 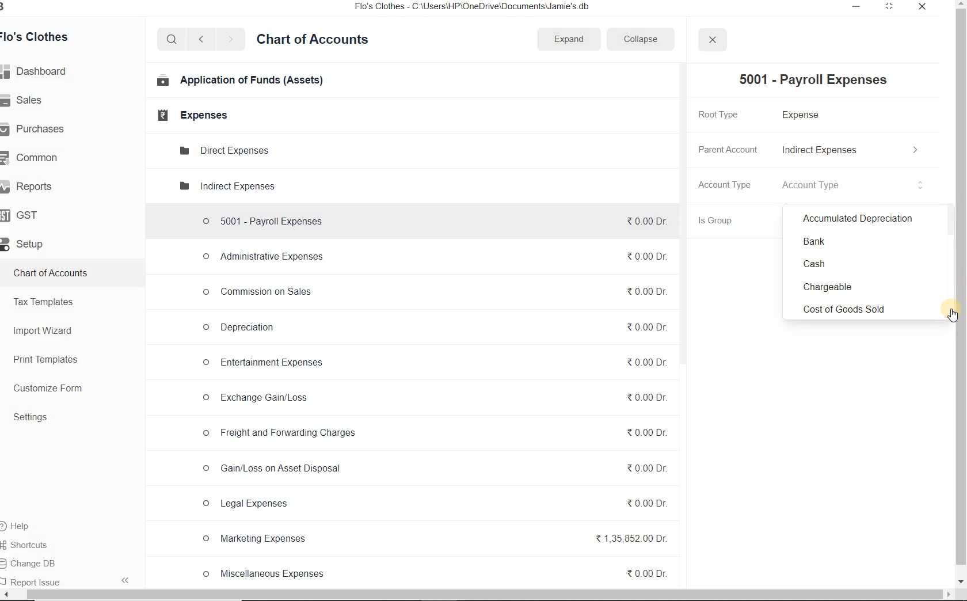 I want to click on © Miscellaneous Expenses %0.00Dr., so click(x=434, y=573).